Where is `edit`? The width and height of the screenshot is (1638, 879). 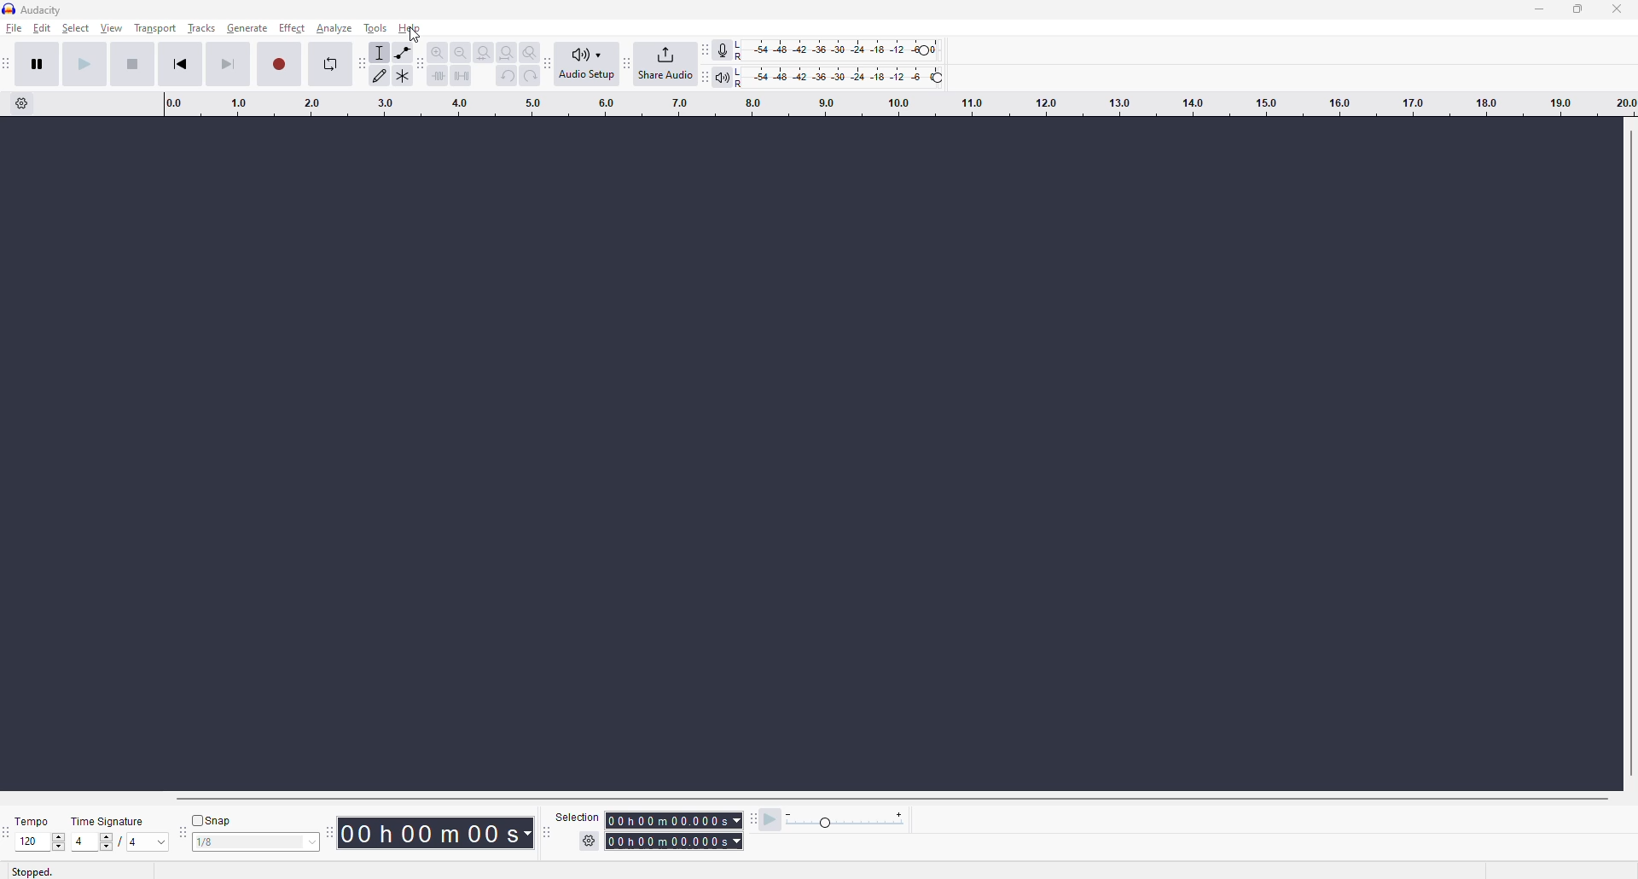
edit is located at coordinates (44, 32).